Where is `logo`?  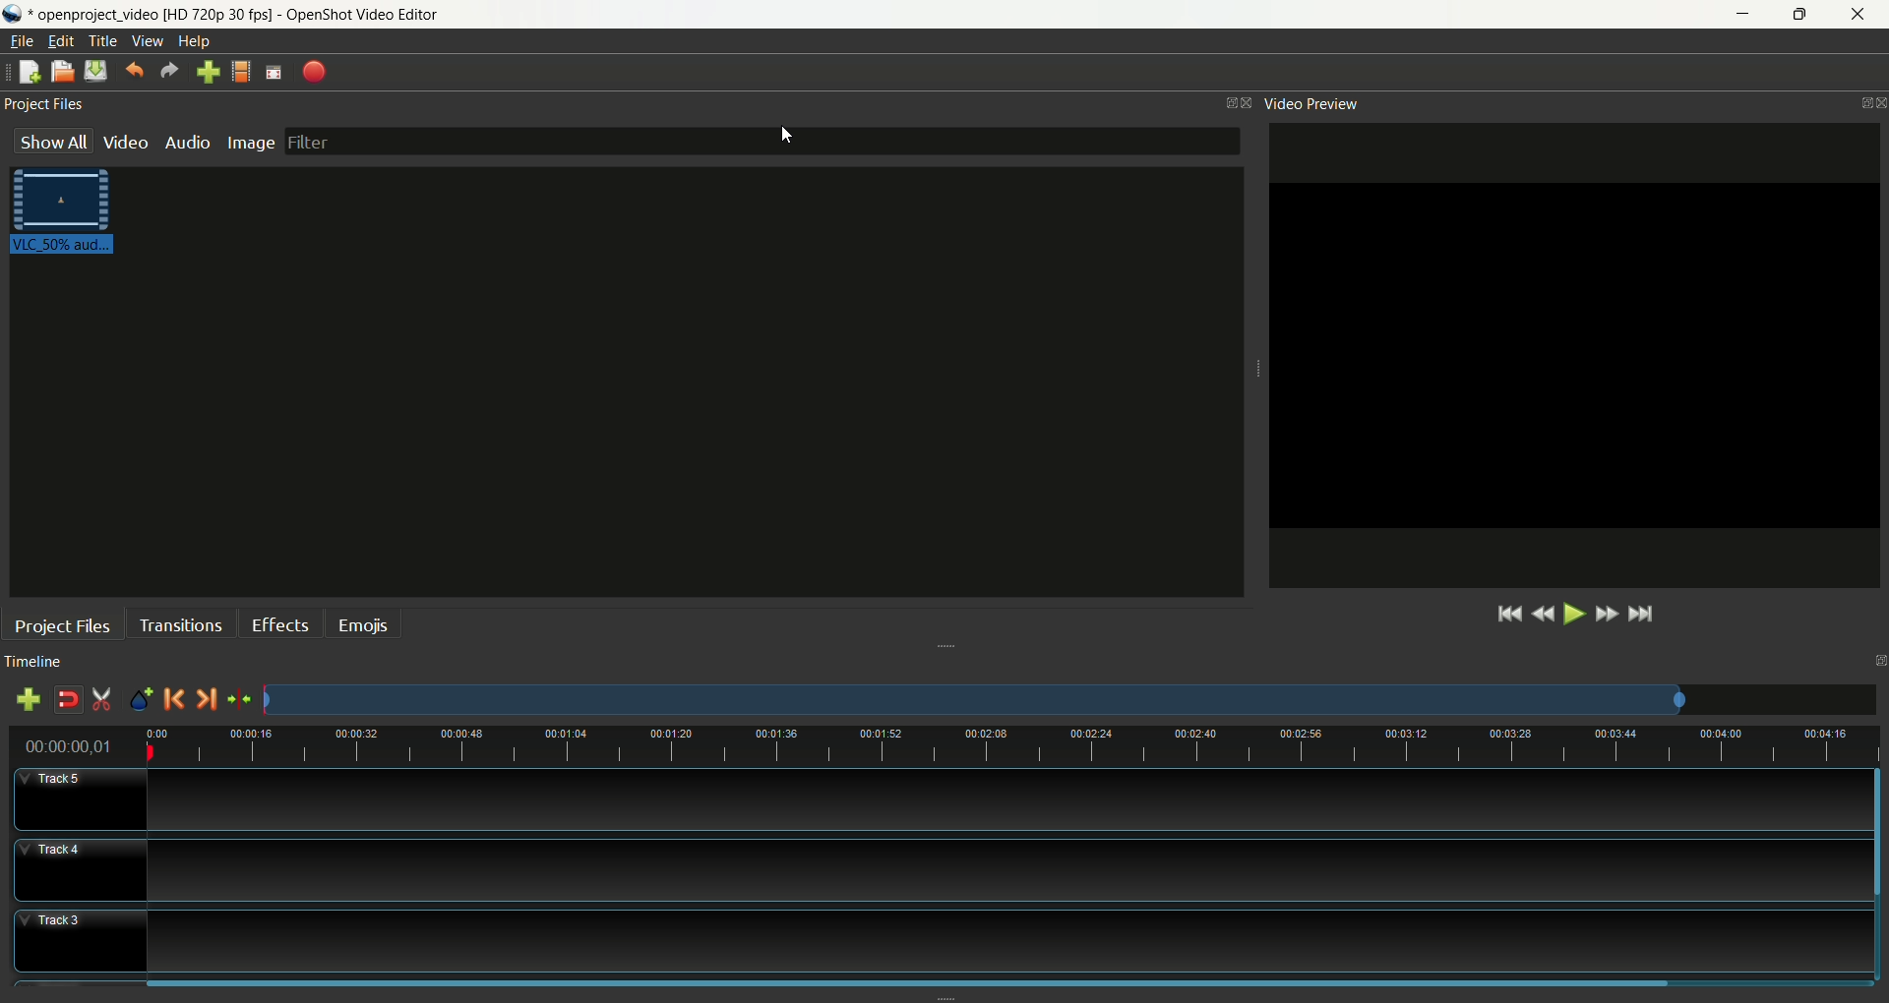 logo is located at coordinates (14, 14).